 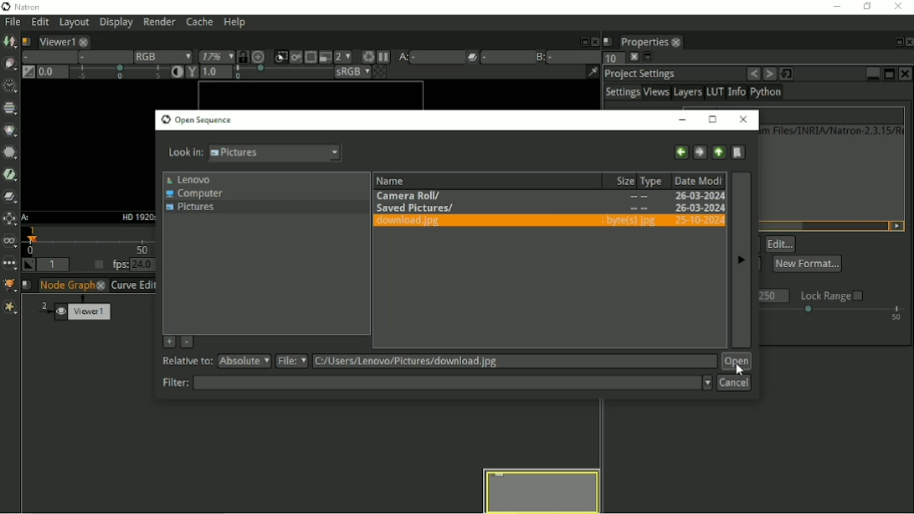 What do you see at coordinates (768, 94) in the screenshot?
I see `Python` at bounding box center [768, 94].